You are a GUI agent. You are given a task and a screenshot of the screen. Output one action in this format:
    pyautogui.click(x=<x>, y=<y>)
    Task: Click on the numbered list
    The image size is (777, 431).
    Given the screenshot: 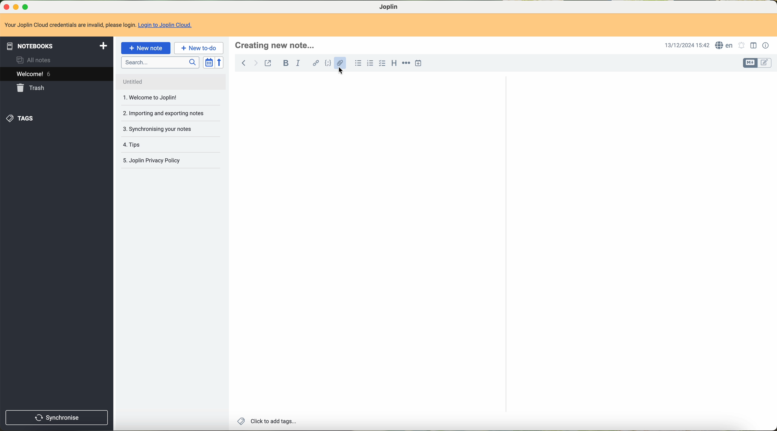 What is the action you would take?
    pyautogui.click(x=371, y=64)
    